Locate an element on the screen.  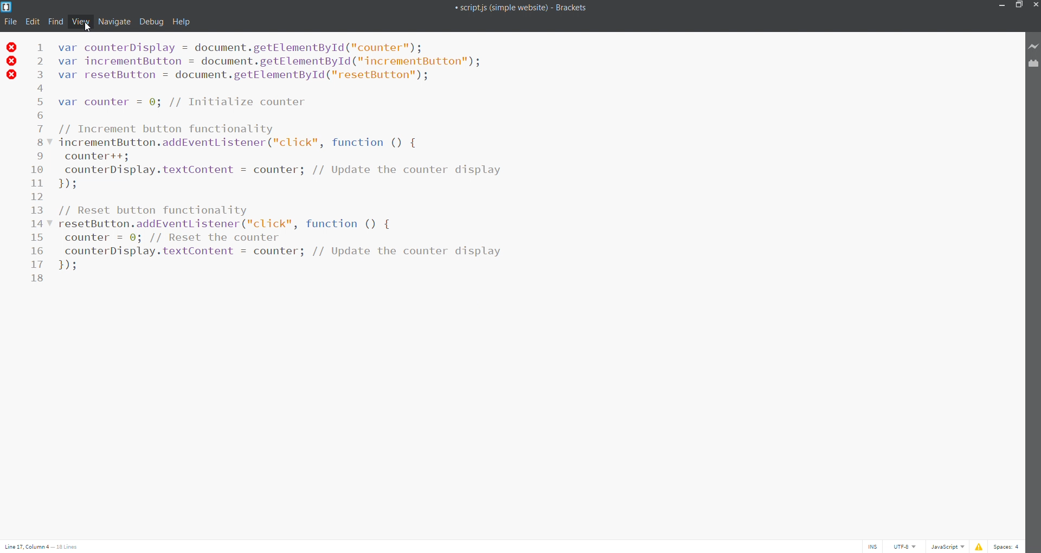
cursor is located at coordinates (89, 28).